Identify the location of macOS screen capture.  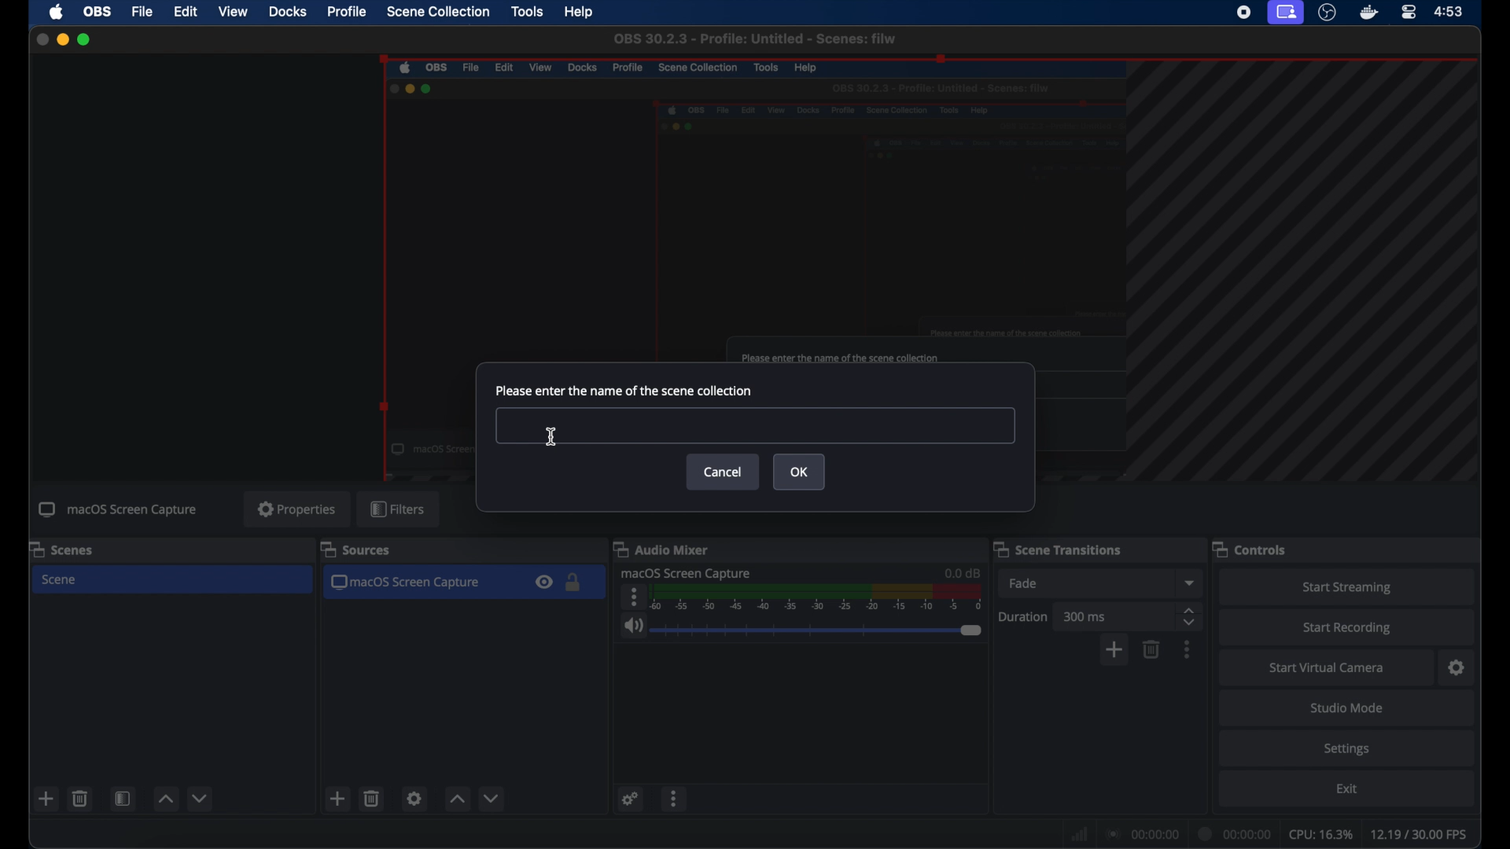
(687, 573).